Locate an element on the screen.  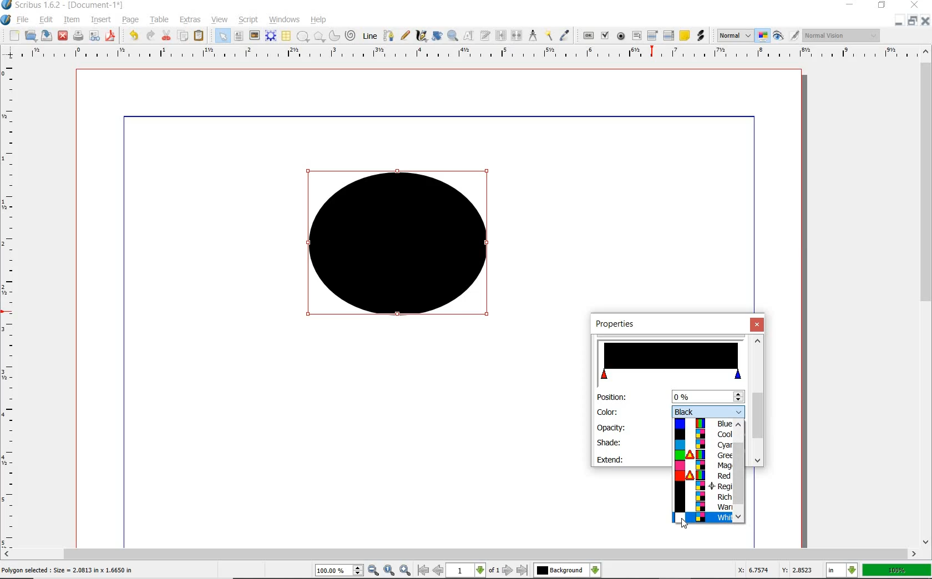
select current unit is located at coordinates (842, 569).